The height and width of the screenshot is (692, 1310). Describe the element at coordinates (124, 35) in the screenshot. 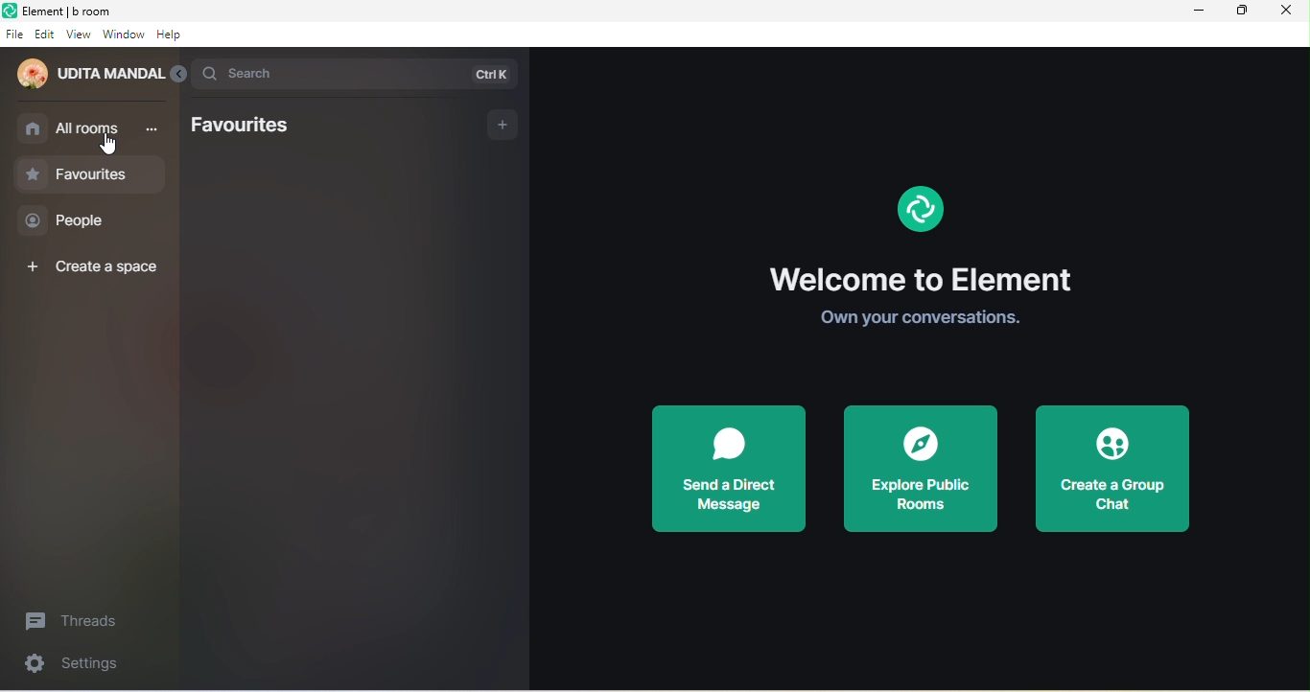

I see `window` at that location.